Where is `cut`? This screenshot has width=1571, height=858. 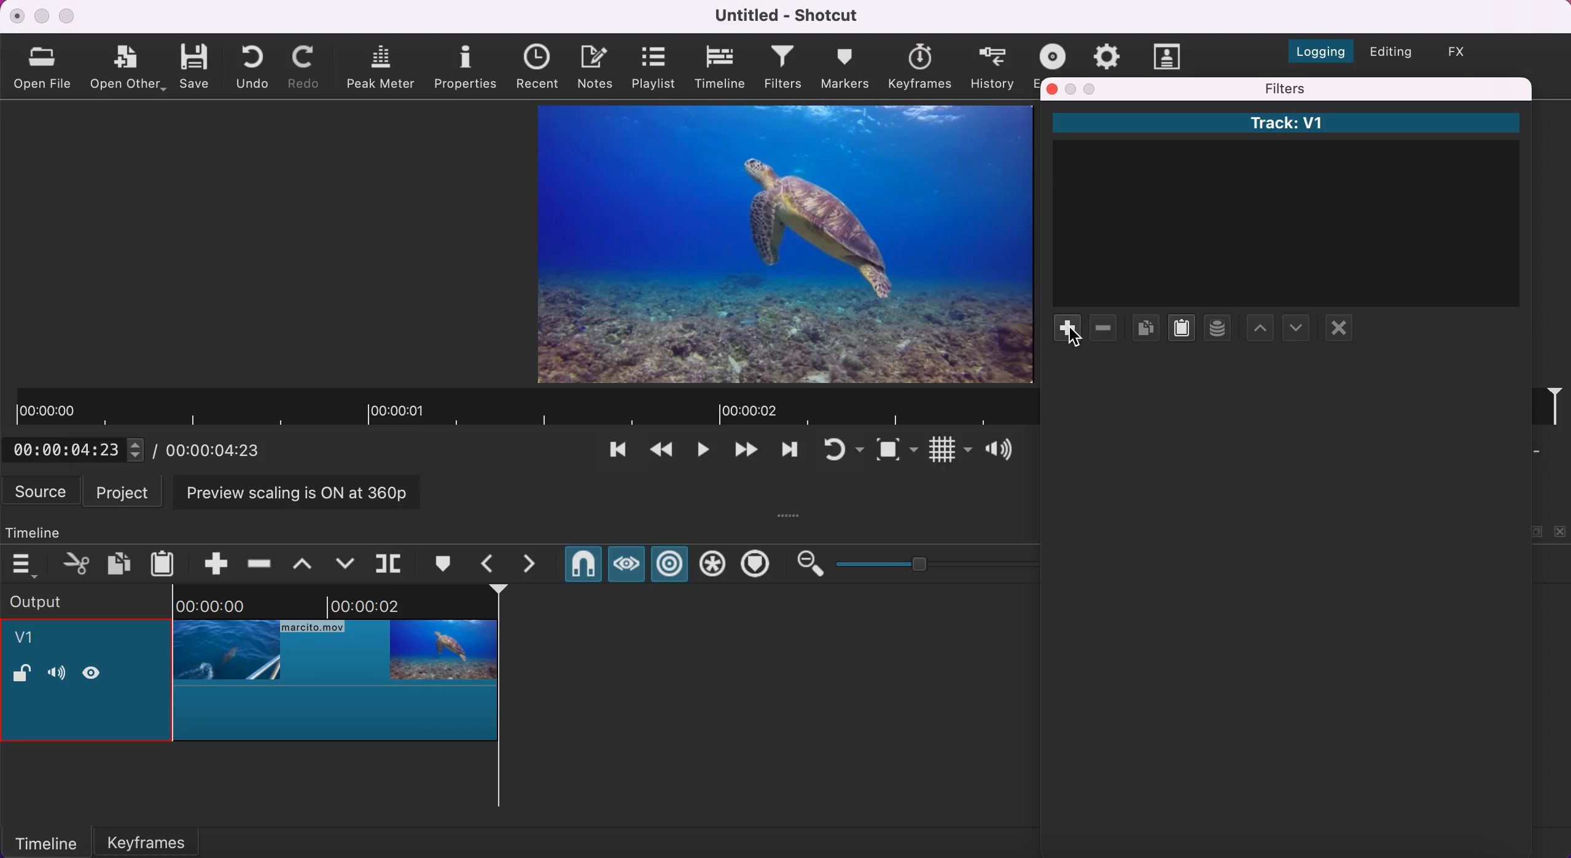
cut is located at coordinates (77, 563).